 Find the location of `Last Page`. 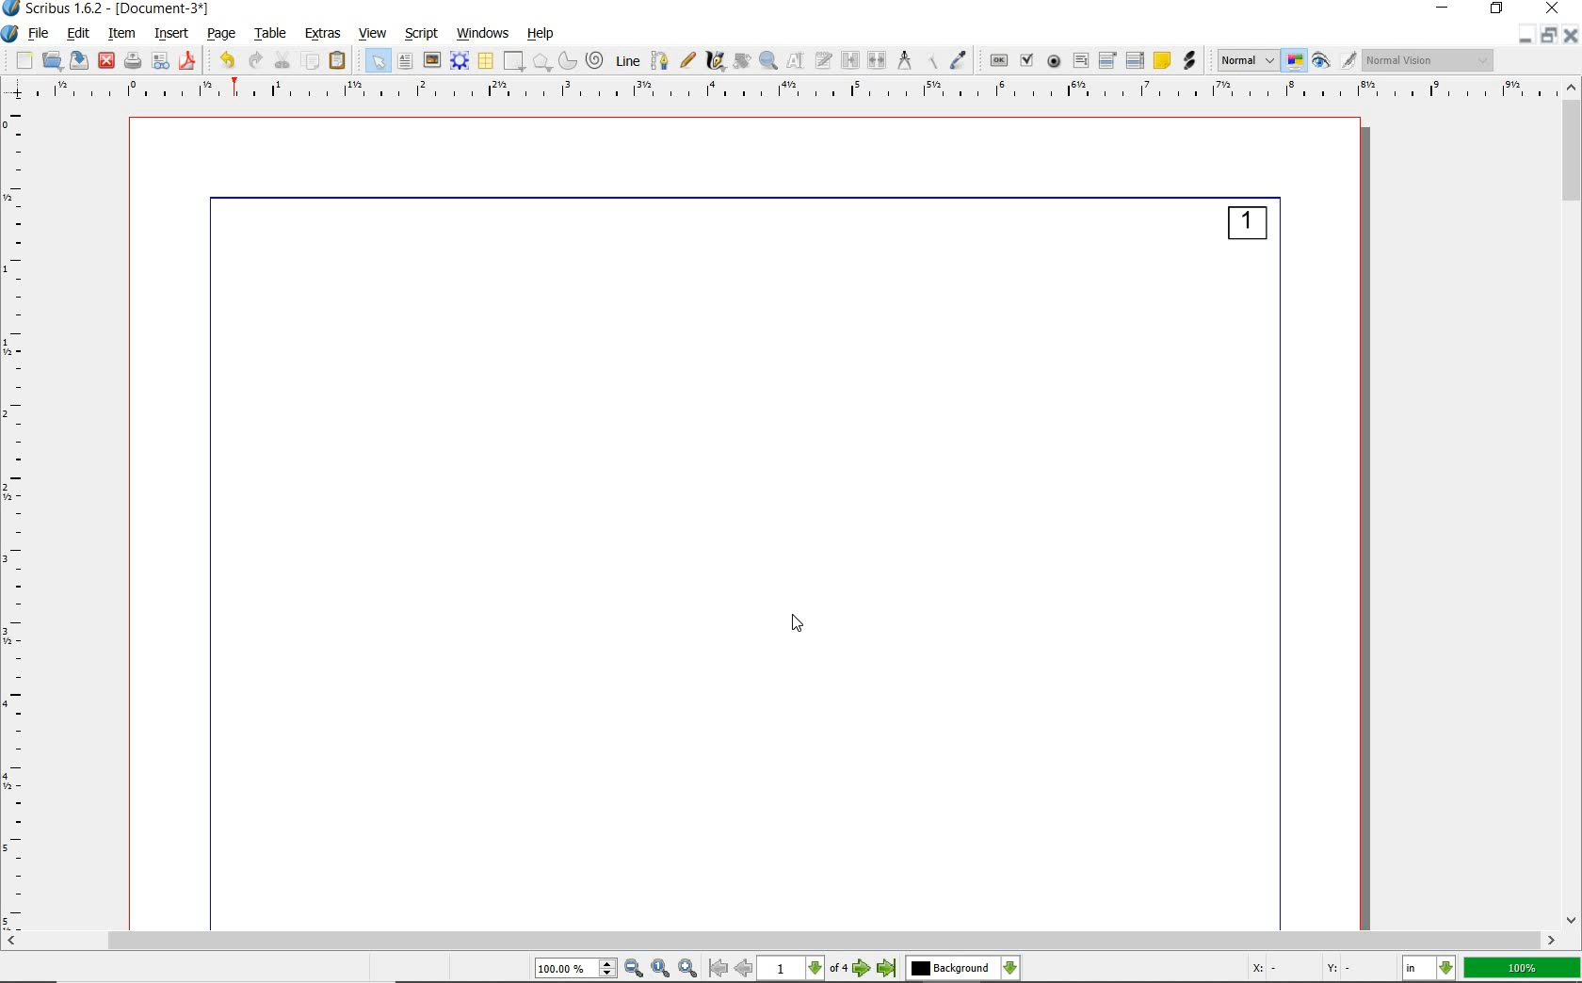

Last Page is located at coordinates (887, 971).